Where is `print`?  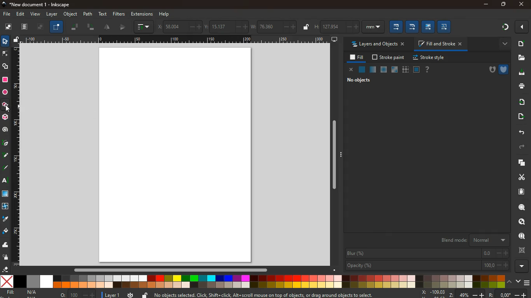 print is located at coordinates (520, 87).